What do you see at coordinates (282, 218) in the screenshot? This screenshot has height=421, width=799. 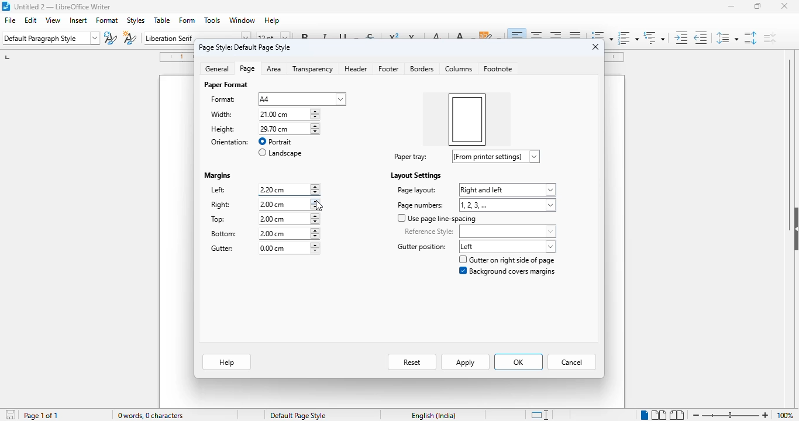 I see `top margin input box` at bounding box center [282, 218].